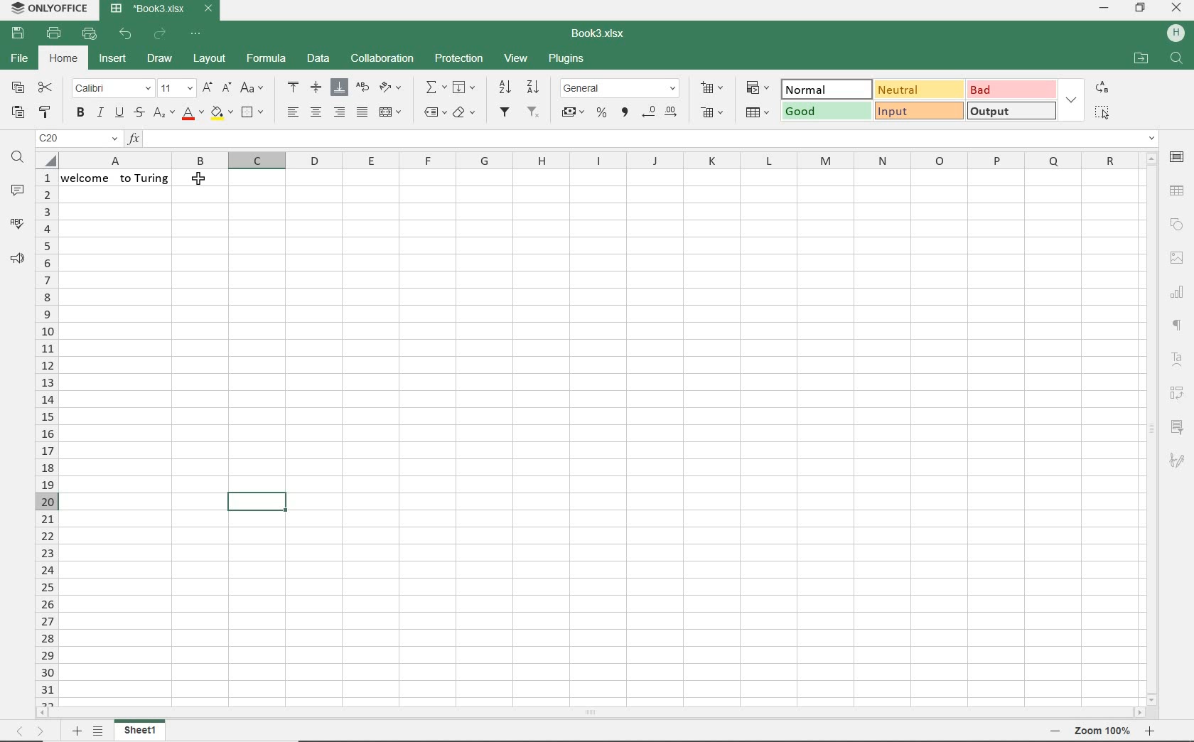  Describe the element at coordinates (1178, 33) in the screenshot. I see `HP` at that location.